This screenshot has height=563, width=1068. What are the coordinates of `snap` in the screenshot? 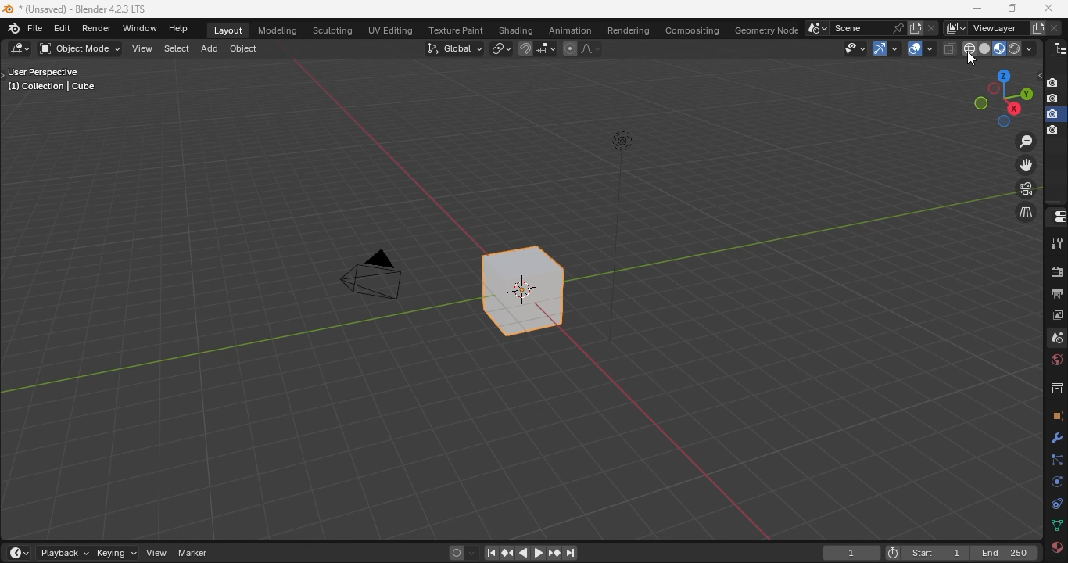 It's located at (527, 48).